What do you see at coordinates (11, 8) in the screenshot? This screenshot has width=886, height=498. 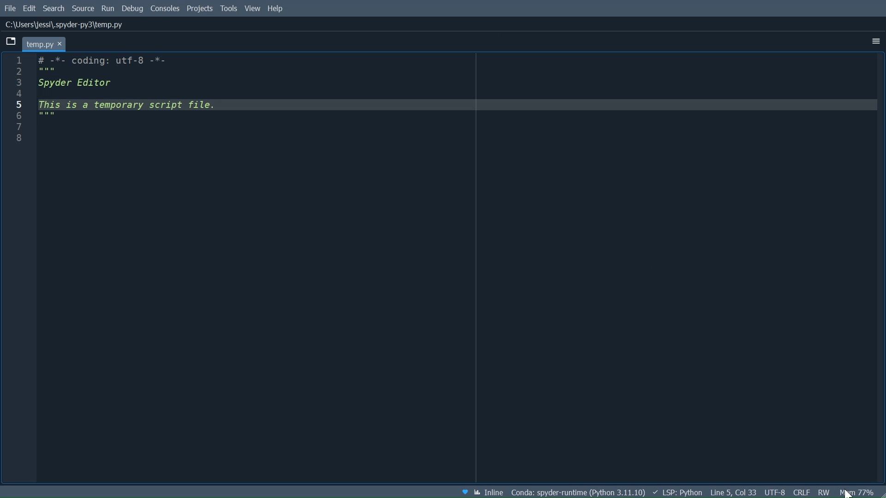 I see `File` at bounding box center [11, 8].